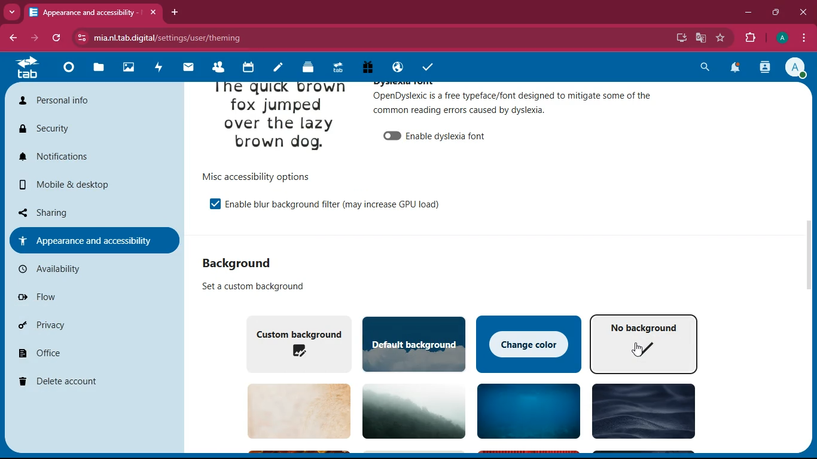 The width and height of the screenshot is (817, 459). I want to click on tab, so click(336, 68).